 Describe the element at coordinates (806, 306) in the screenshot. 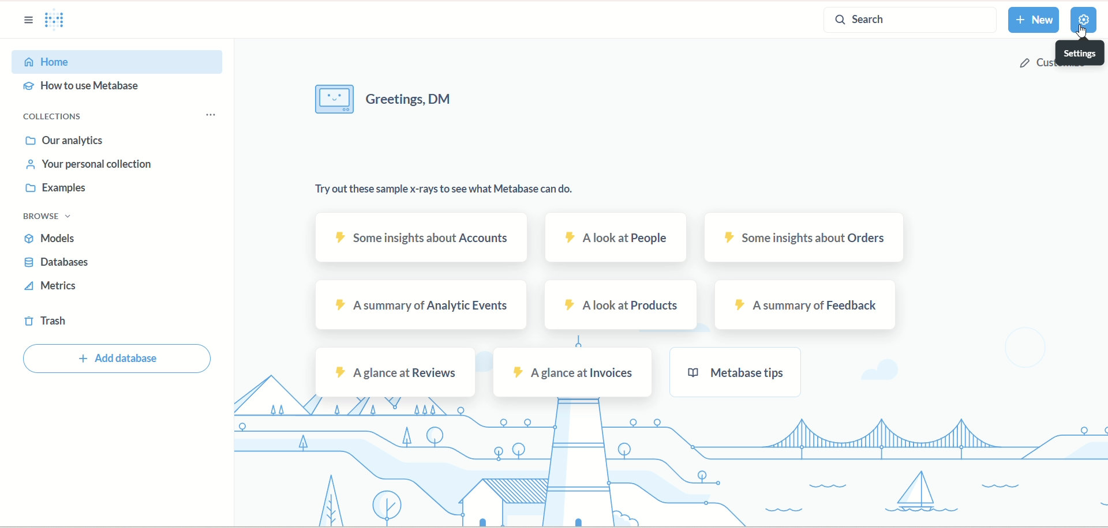

I see `A summary of feedback` at that location.